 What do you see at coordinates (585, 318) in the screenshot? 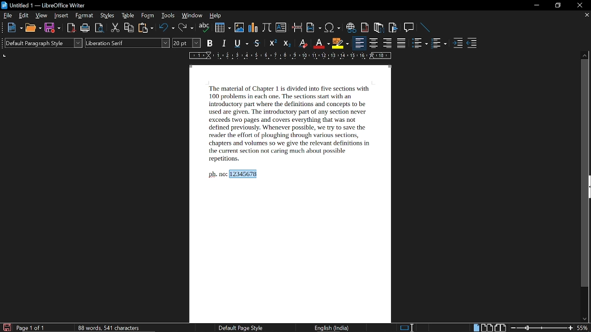
I see `move down` at bounding box center [585, 318].